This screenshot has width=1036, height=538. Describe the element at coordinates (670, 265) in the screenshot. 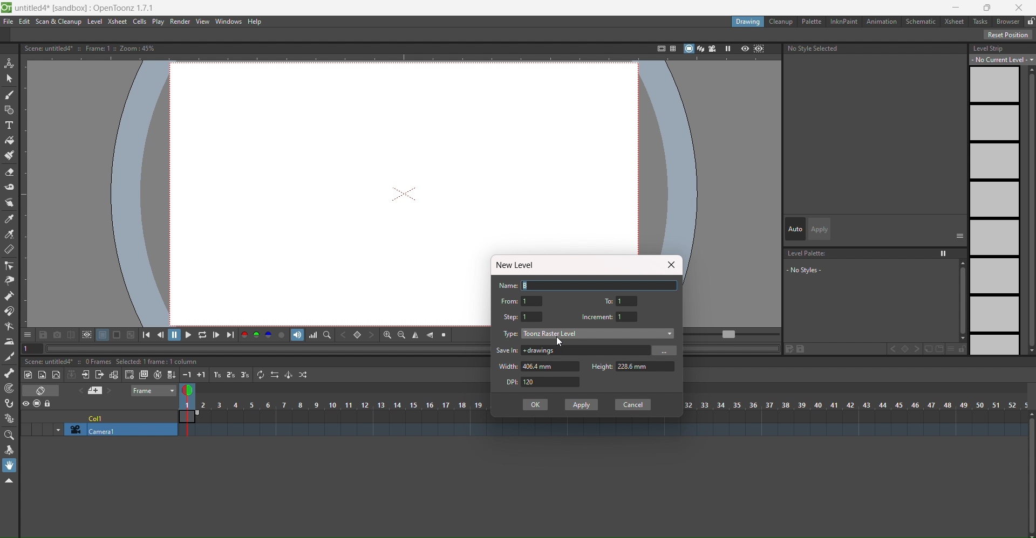

I see `close` at that location.